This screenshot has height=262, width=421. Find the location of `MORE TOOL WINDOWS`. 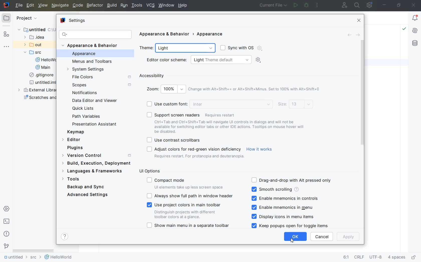

MORE TOOL WINDOWS is located at coordinates (6, 47).